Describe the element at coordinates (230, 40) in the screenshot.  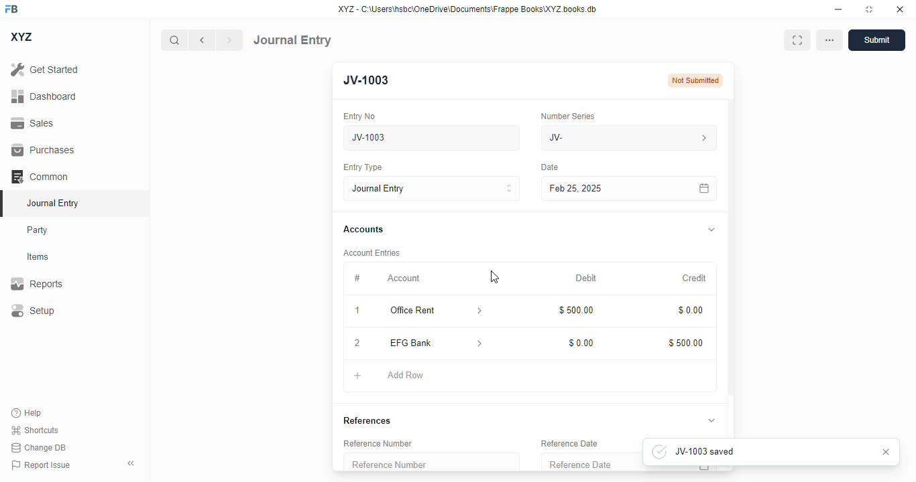
I see `next` at that location.